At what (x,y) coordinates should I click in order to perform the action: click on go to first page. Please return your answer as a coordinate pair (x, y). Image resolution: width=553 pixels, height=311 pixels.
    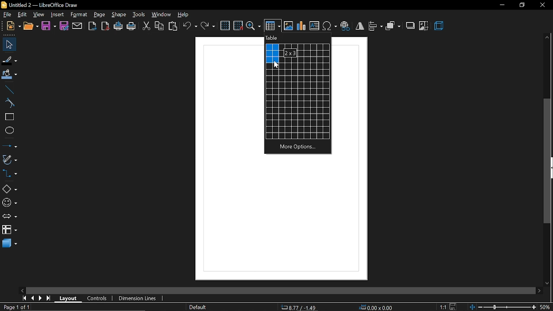
    Looking at the image, I should click on (25, 298).